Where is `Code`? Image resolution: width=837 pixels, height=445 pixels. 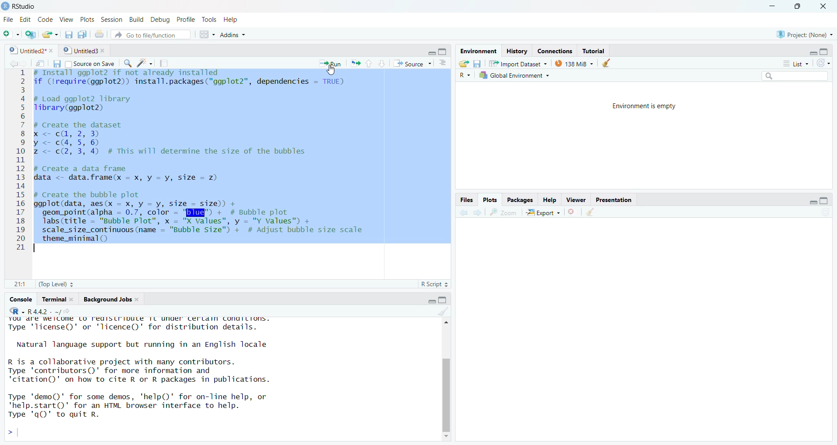
Code is located at coordinates (46, 20).